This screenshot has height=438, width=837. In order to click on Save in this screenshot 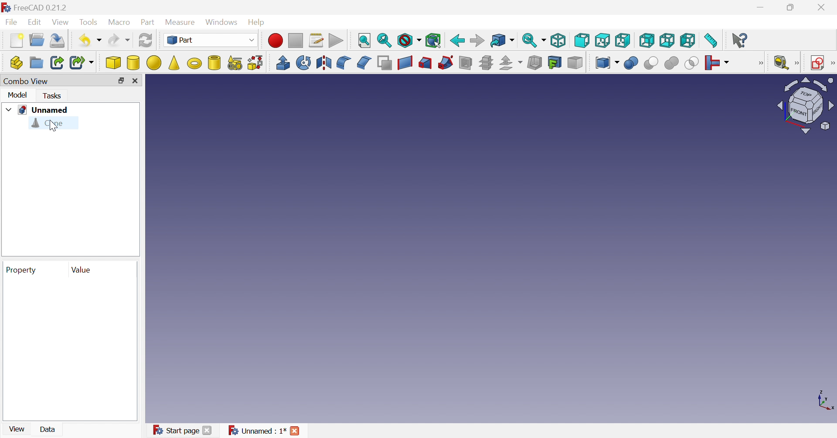, I will do `click(58, 40)`.